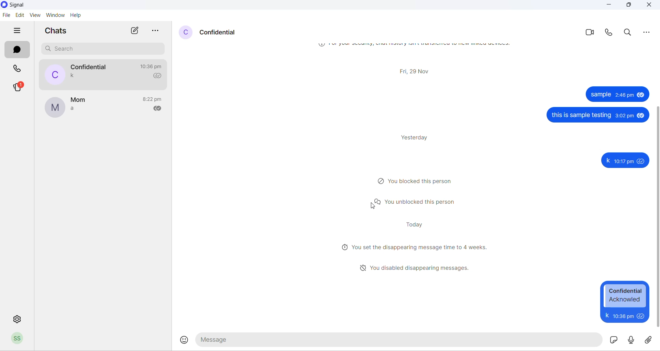 This screenshot has width=660, height=351. I want to click on voice call, so click(611, 31).